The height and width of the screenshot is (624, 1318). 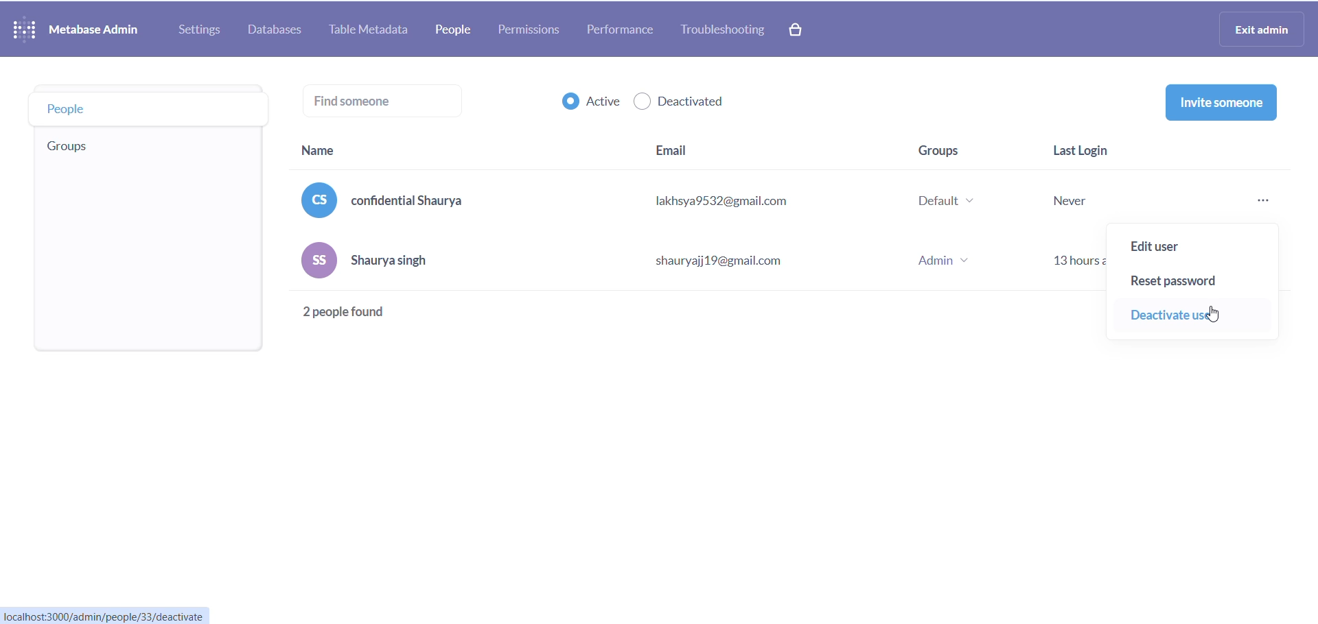 I want to click on paid version, so click(x=798, y=29).